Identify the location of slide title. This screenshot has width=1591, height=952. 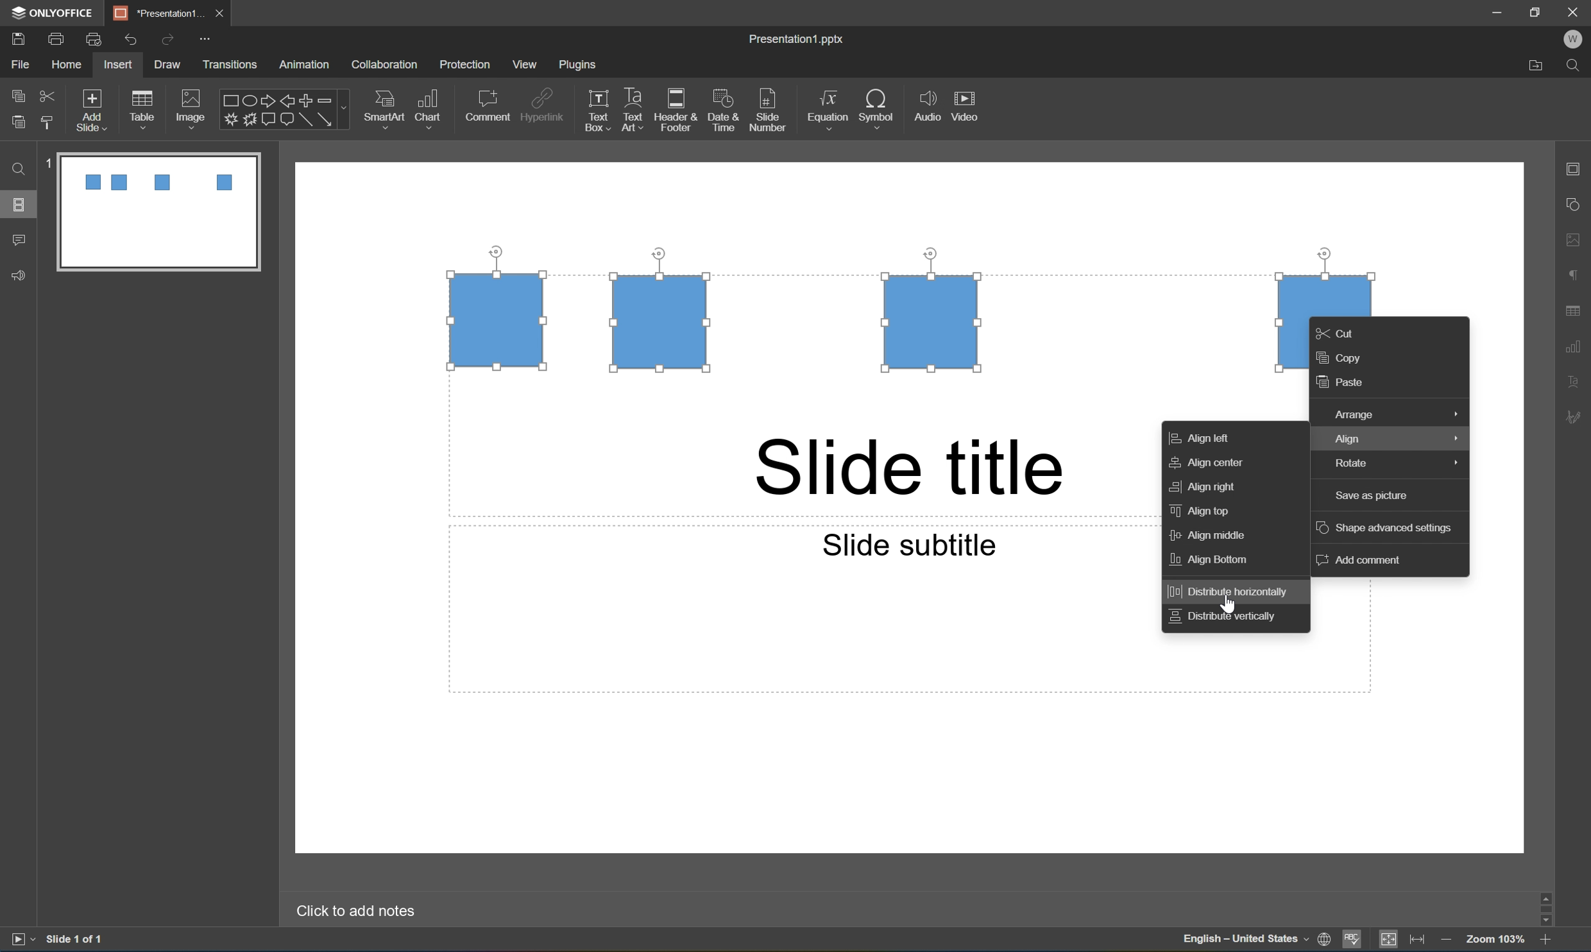
(910, 468).